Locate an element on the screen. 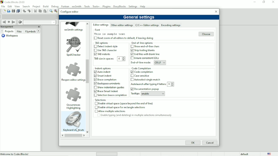  Choose is located at coordinates (206, 34).